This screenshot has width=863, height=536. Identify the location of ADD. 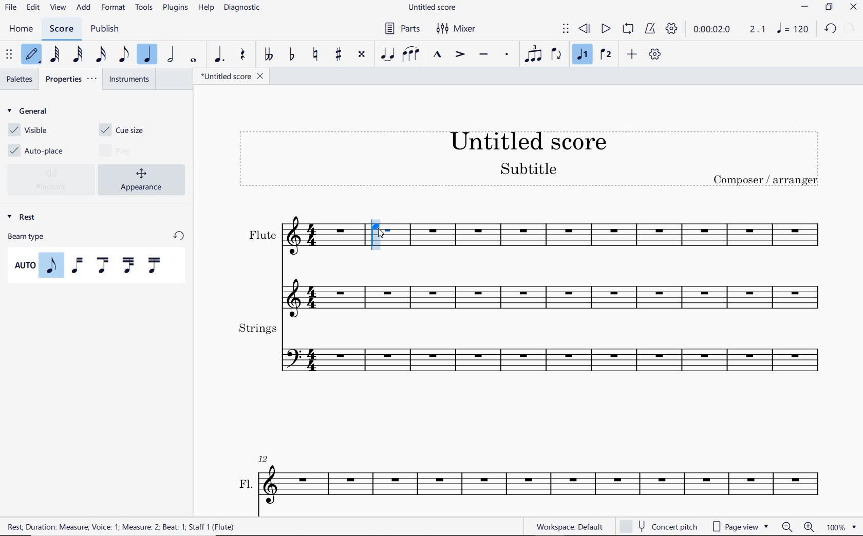
(633, 54).